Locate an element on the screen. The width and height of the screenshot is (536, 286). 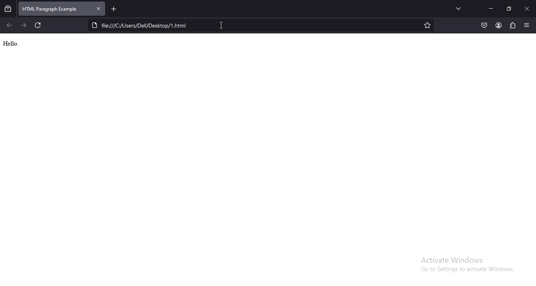
Activate Windows is located at coordinates (454, 260).